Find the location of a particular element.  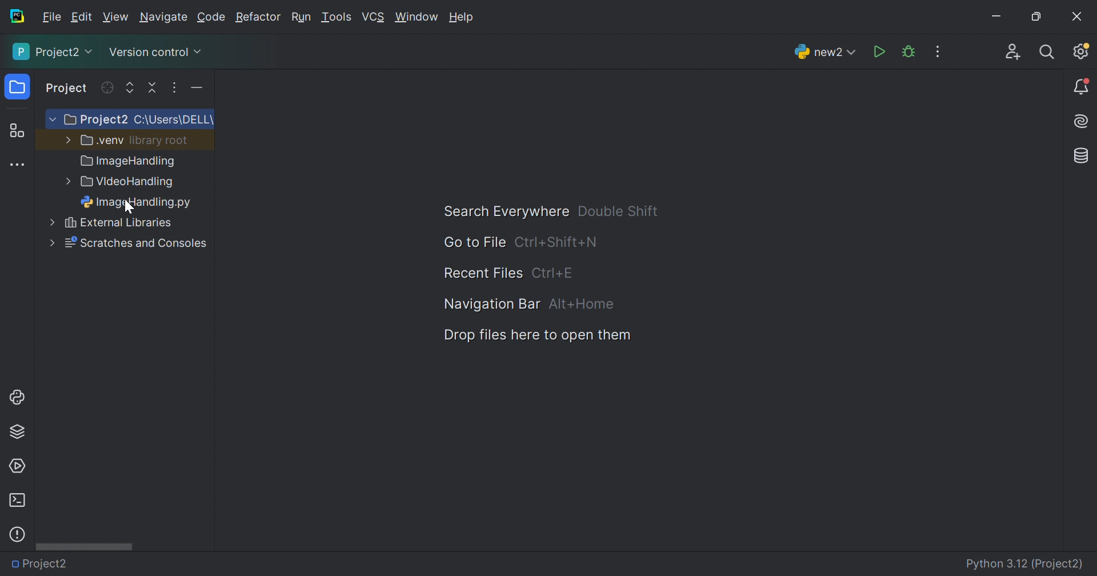

VCS is located at coordinates (374, 17).